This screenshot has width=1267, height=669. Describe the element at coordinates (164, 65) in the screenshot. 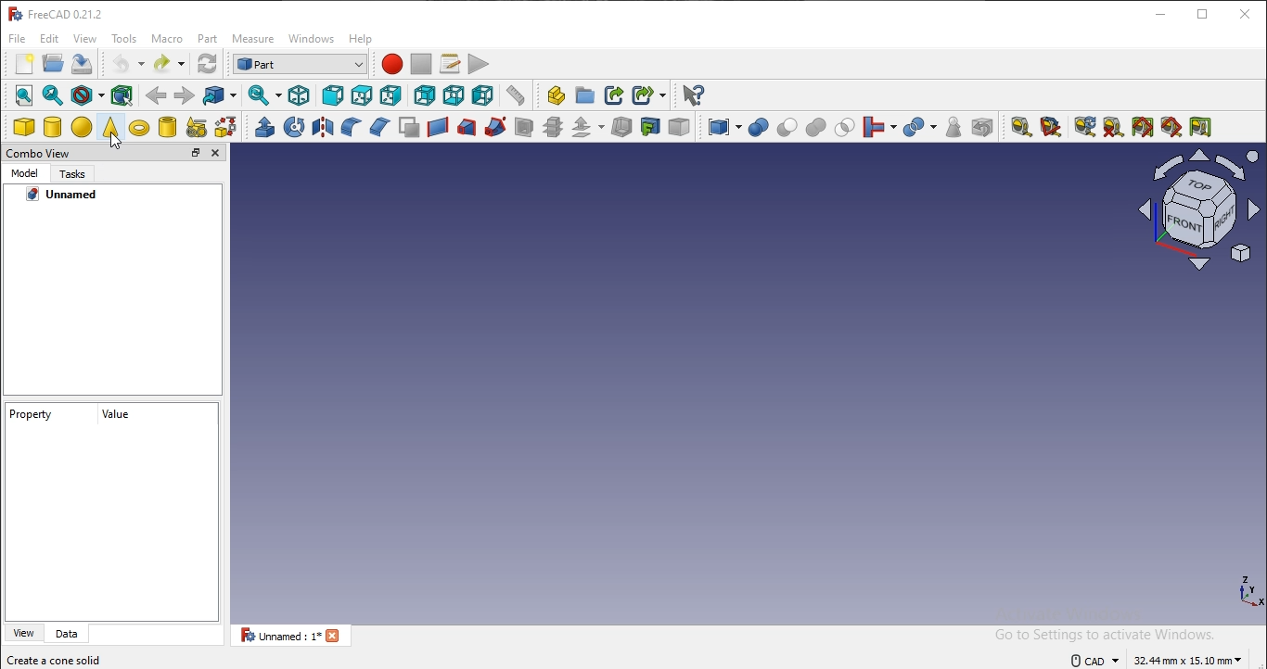

I see `redo` at that location.